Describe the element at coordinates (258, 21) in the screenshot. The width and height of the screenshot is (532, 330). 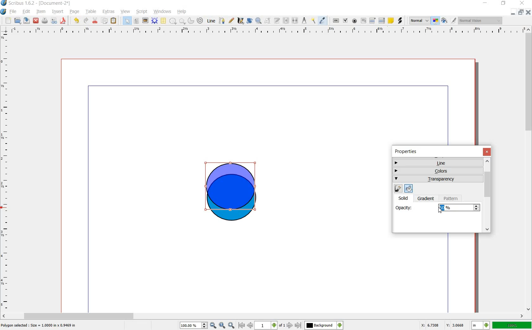
I see `zoom in or out` at that location.